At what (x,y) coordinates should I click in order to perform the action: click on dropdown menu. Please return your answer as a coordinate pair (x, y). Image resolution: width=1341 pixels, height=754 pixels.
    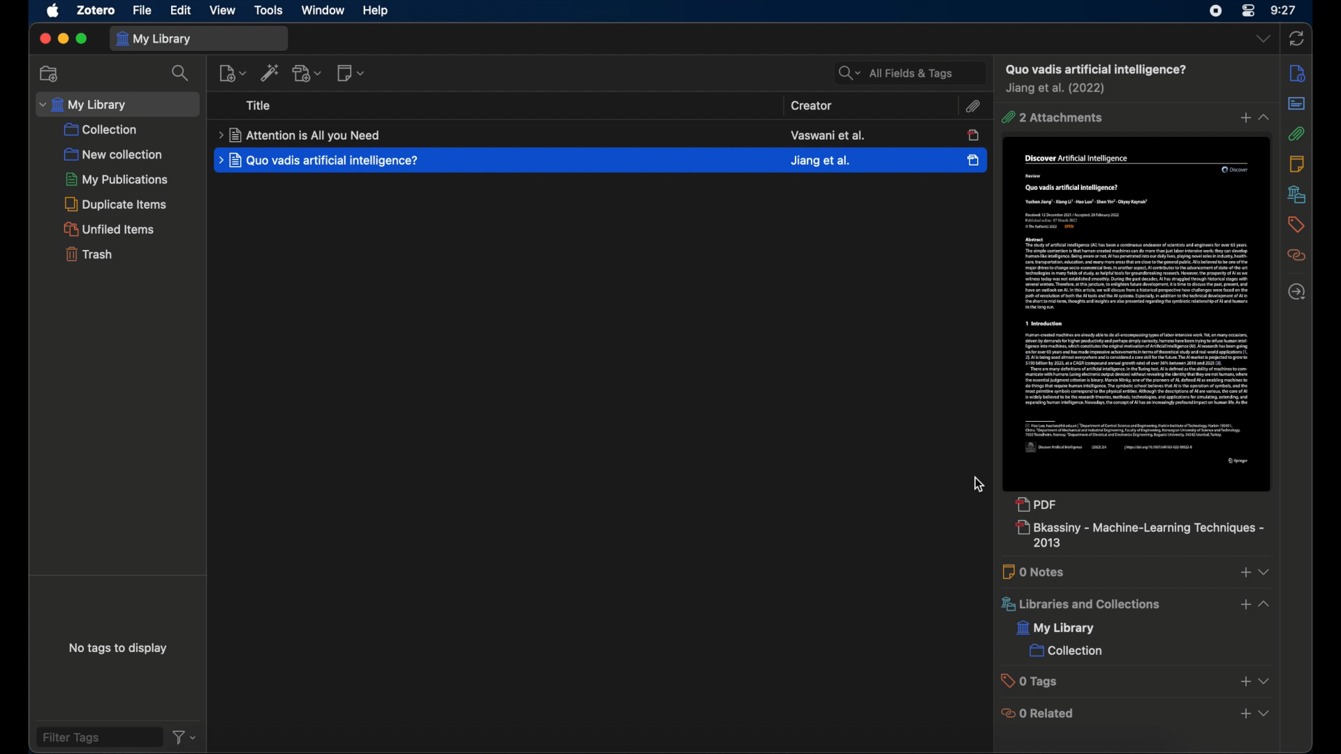
    Looking at the image, I should click on (1265, 117).